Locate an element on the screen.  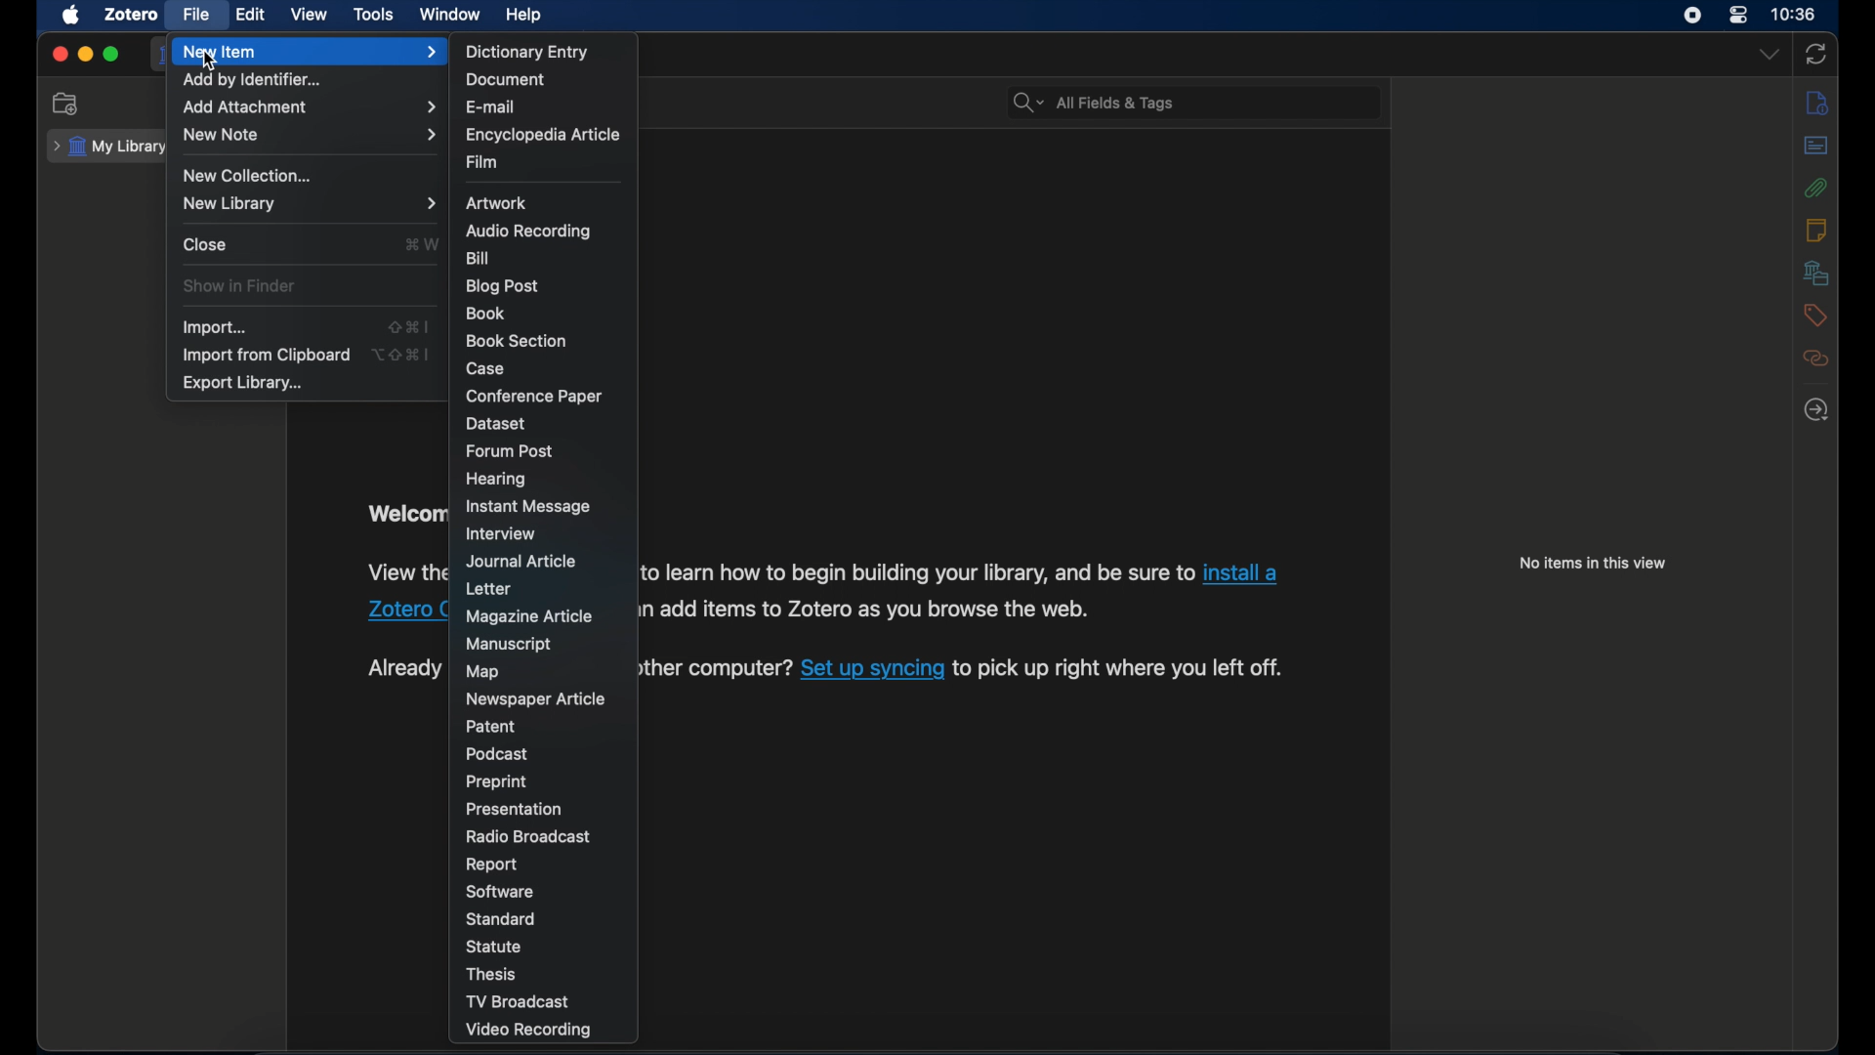
minimize is located at coordinates (84, 55).